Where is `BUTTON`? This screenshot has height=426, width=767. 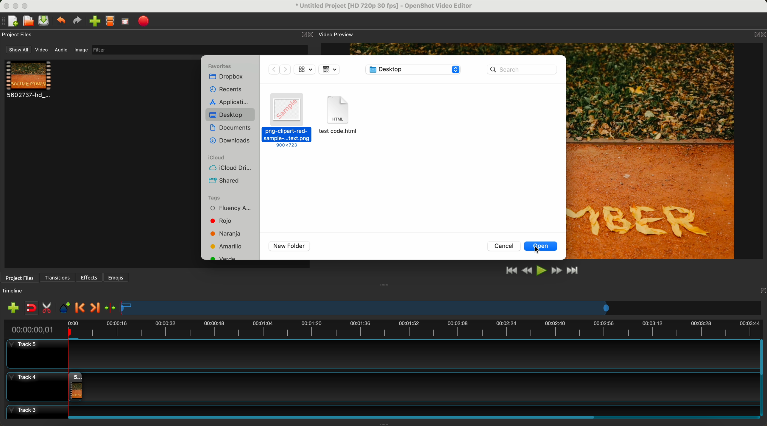 BUTTON is located at coordinates (755, 33).